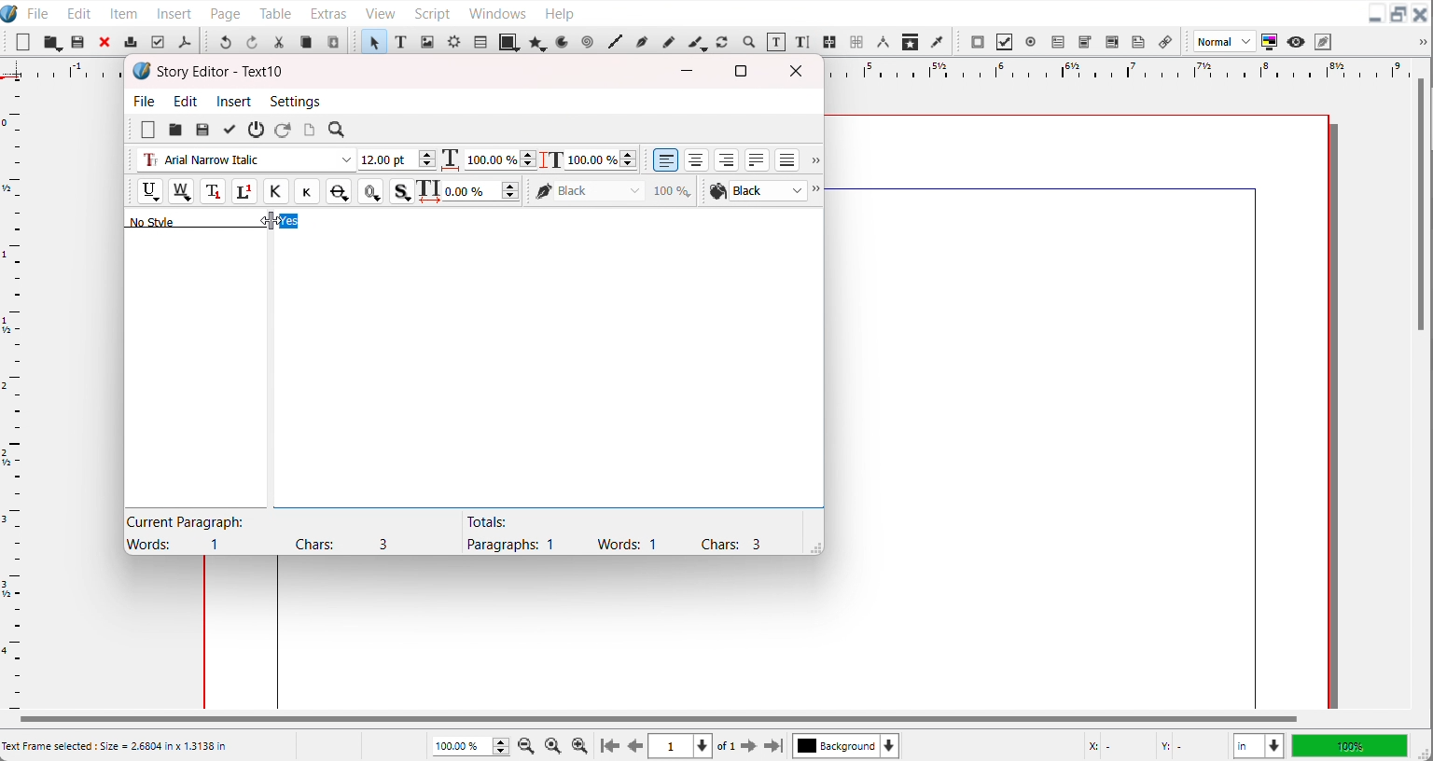 Image resolution: width=1433 pixels, height=761 pixels. I want to click on Copy, so click(306, 42).